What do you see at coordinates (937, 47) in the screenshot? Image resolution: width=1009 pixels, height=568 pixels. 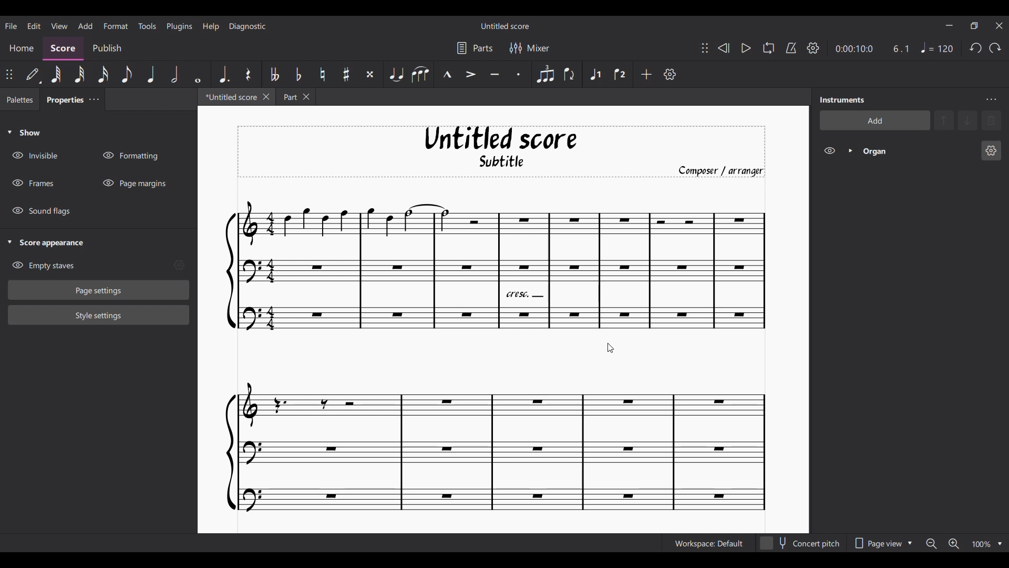 I see `Tempo` at bounding box center [937, 47].